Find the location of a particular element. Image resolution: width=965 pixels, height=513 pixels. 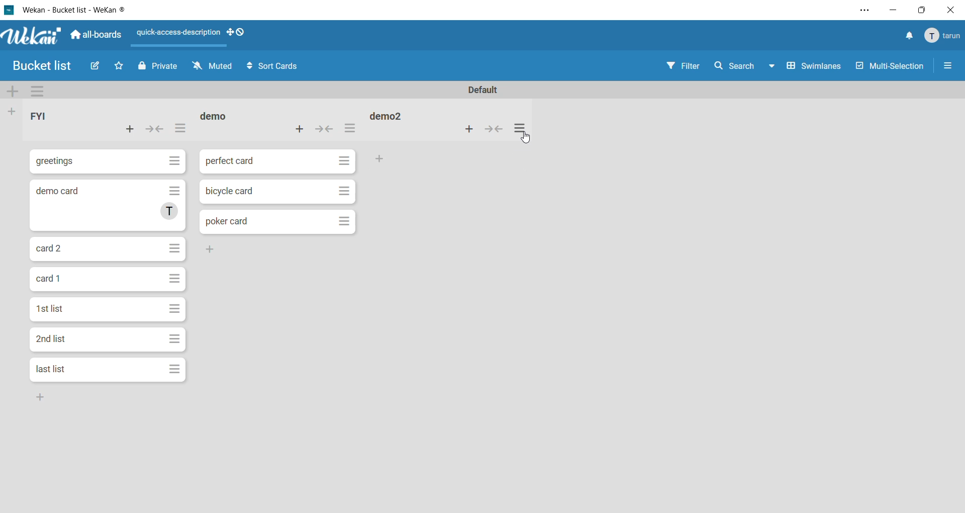

add swimlane is located at coordinates (14, 91).